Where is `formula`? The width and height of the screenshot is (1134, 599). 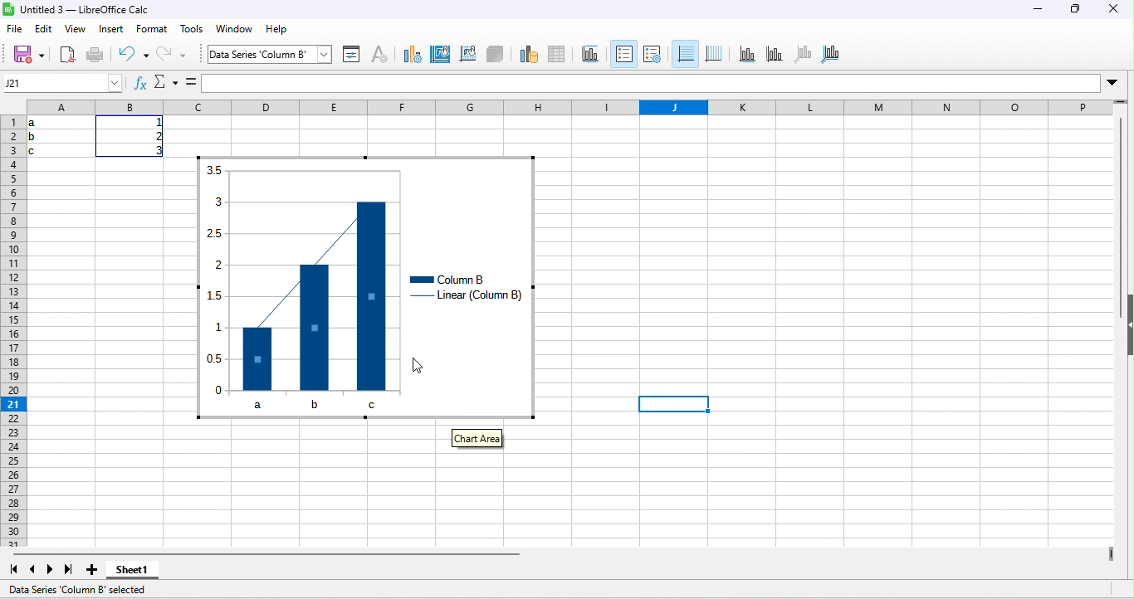 formula is located at coordinates (189, 80).